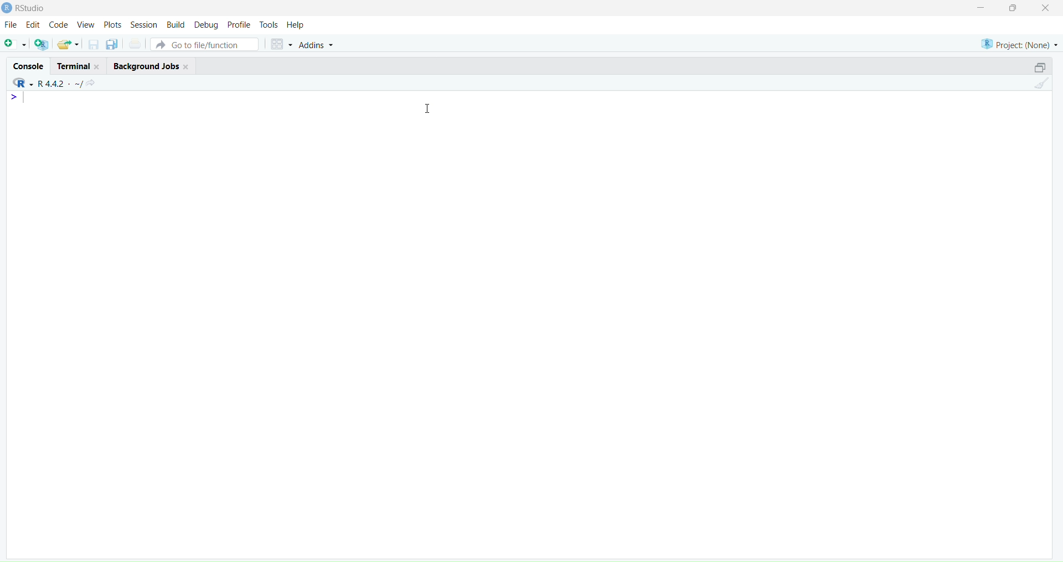  What do you see at coordinates (61, 82) in the screenshot?
I see `- R442 - ~/` at bounding box center [61, 82].